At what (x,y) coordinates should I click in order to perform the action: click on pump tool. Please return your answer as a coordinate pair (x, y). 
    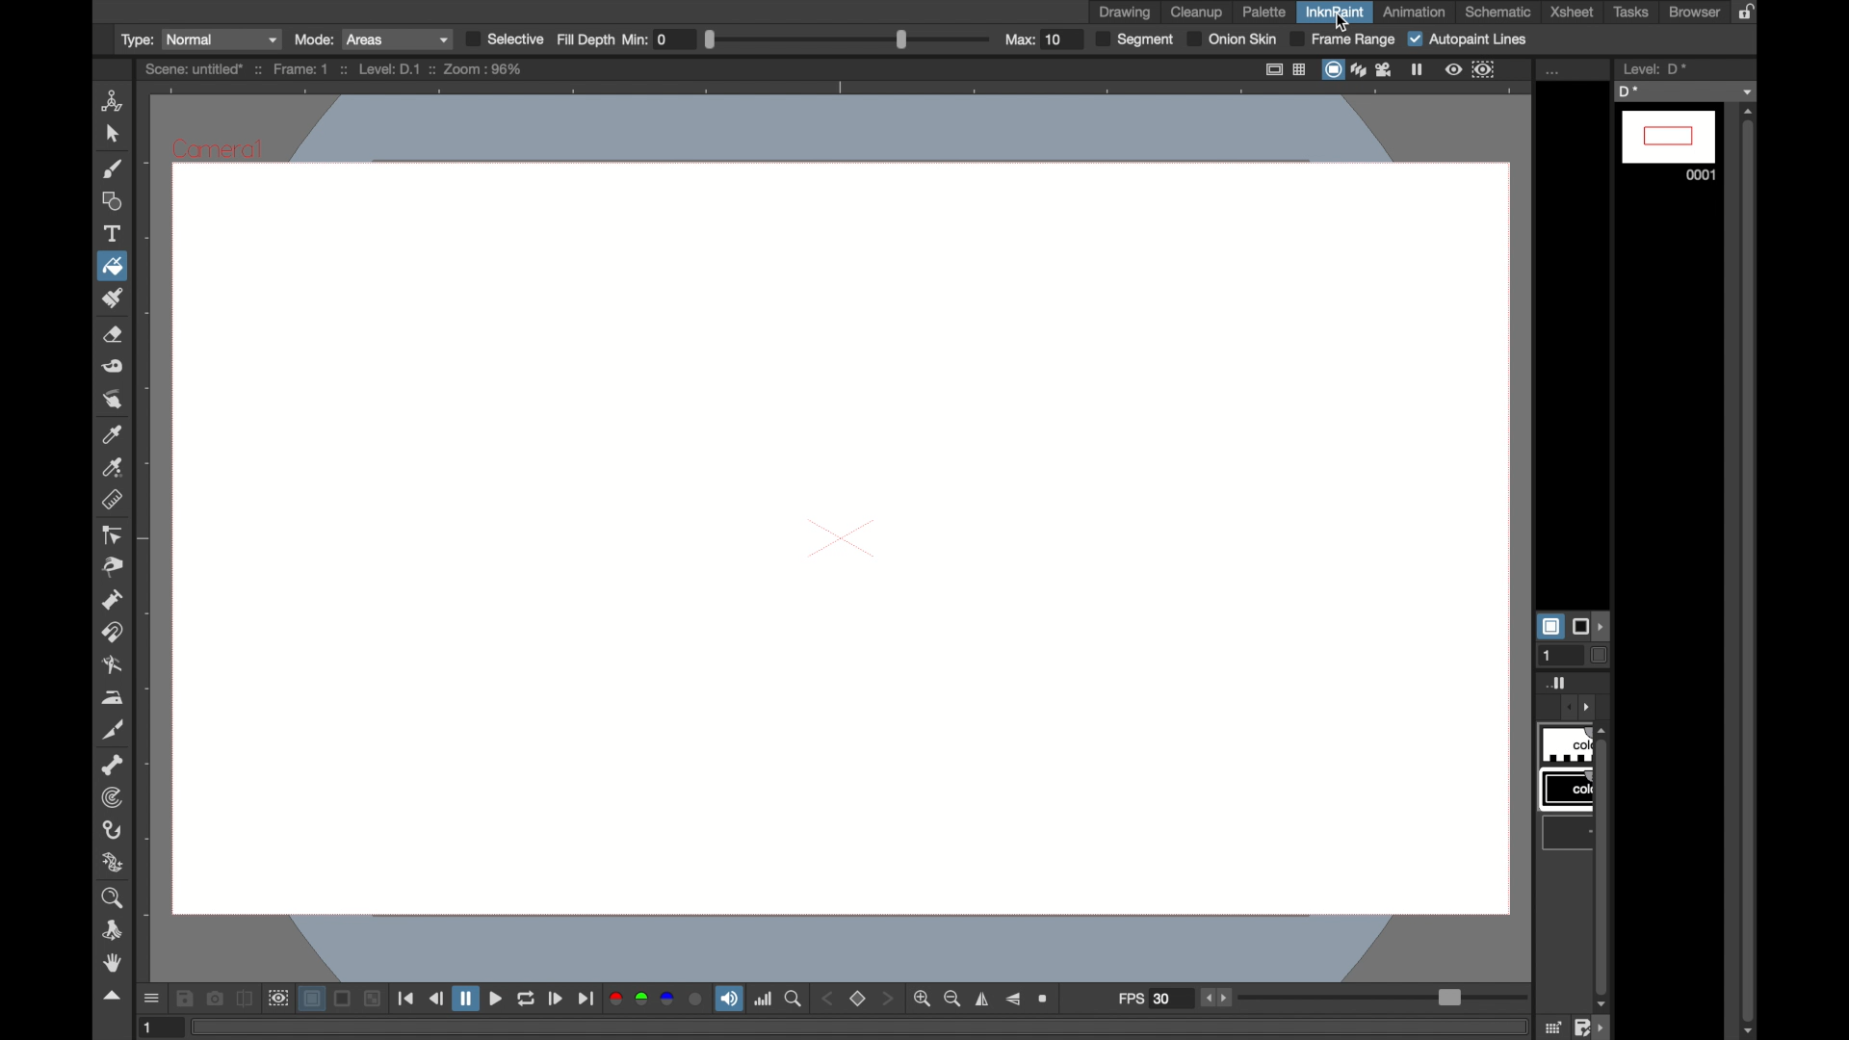
    Looking at the image, I should click on (111, 600).